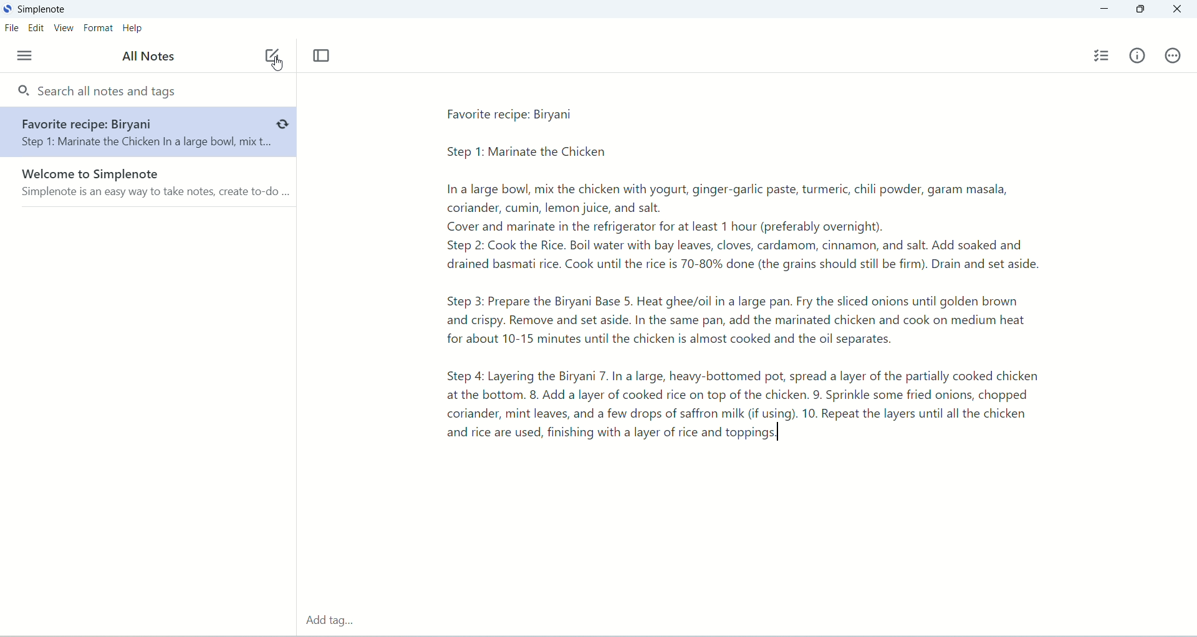 The height and width of the screenshot is (637, 1197). Describe the element at coordinates (1175, 58) in the screenshot. I see `actions` at that location.